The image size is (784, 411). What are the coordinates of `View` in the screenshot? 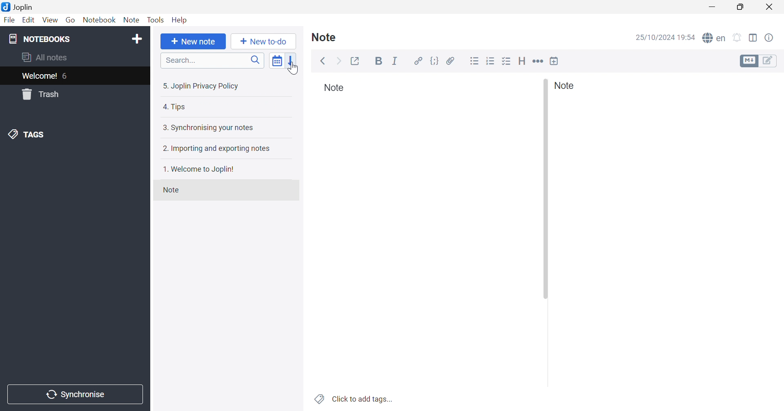 It's located at (50, 20).